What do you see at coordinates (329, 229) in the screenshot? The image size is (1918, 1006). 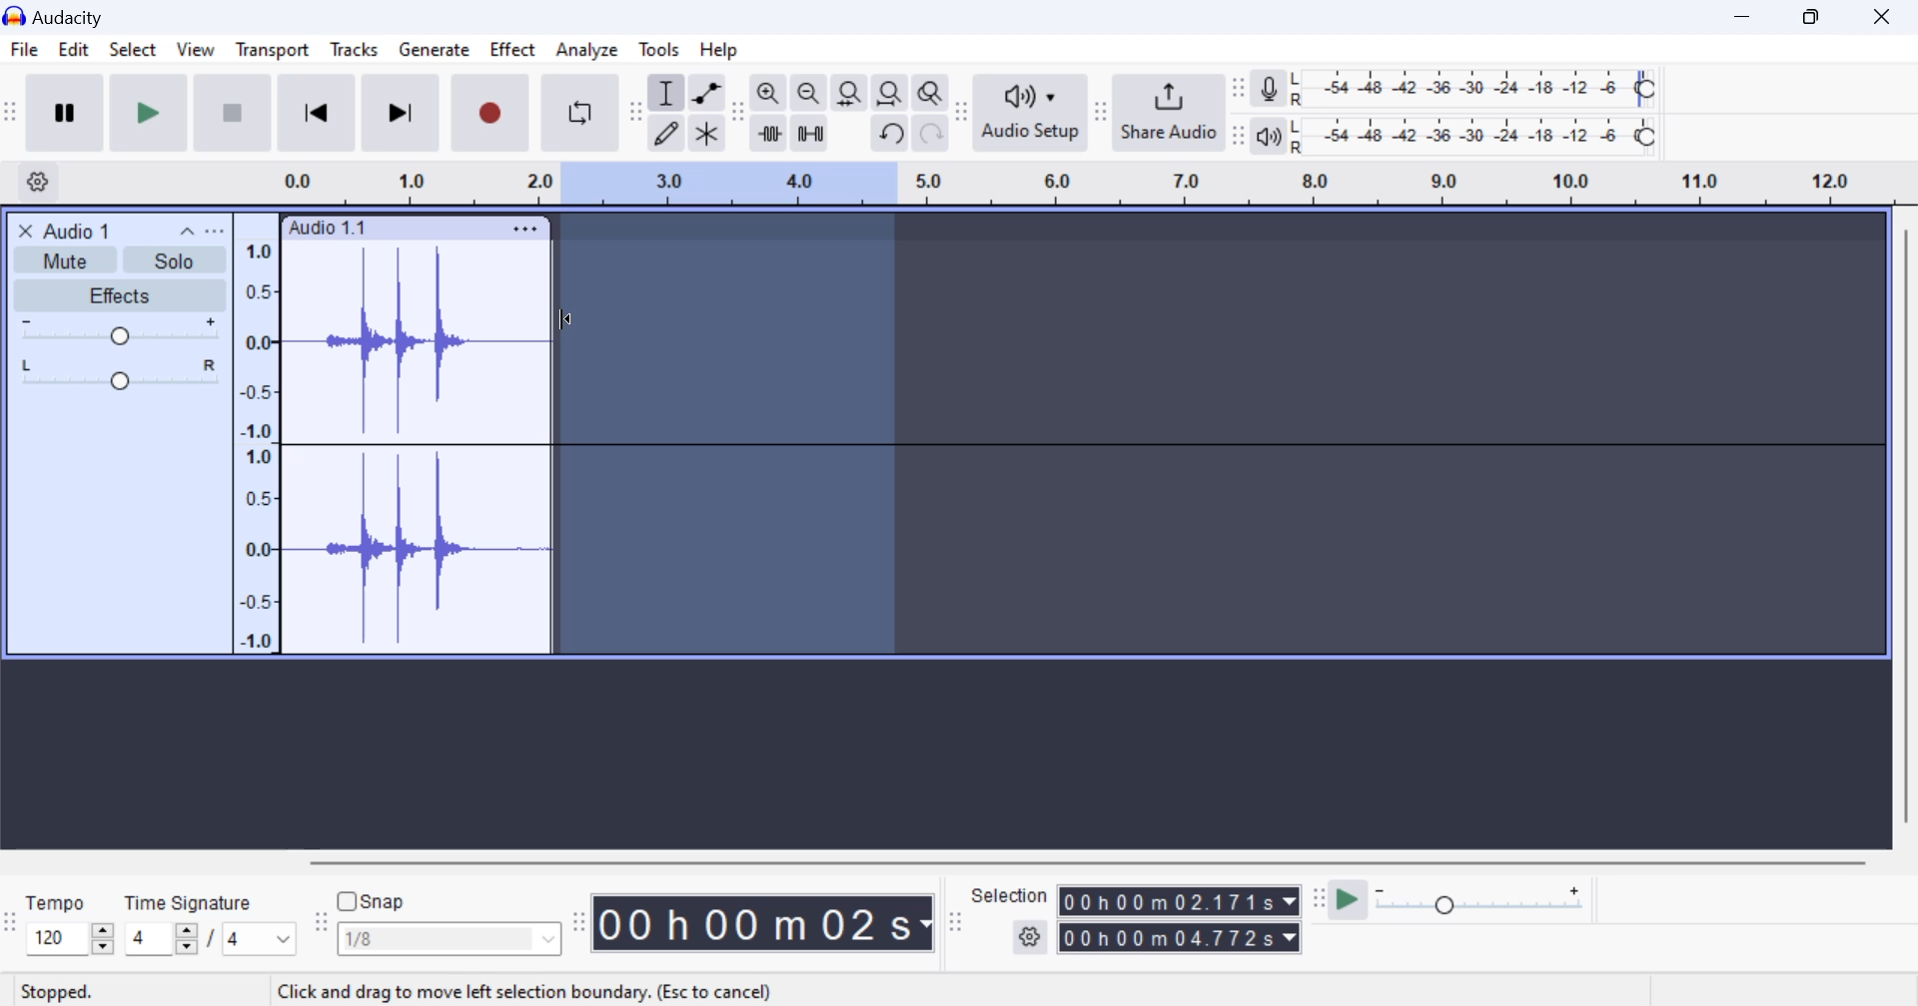 I see `Clip Label` at bounding box center [329, 229].